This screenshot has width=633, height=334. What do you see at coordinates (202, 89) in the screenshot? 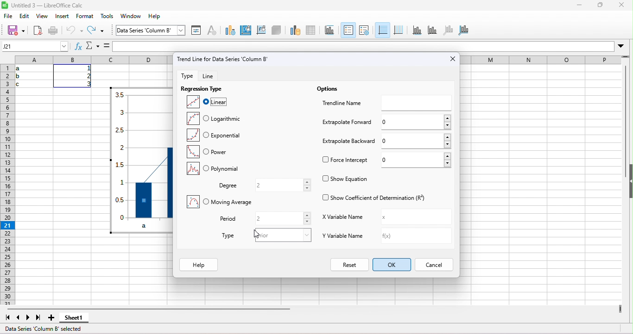
I see `regression type` at bounding box center [202, 89].